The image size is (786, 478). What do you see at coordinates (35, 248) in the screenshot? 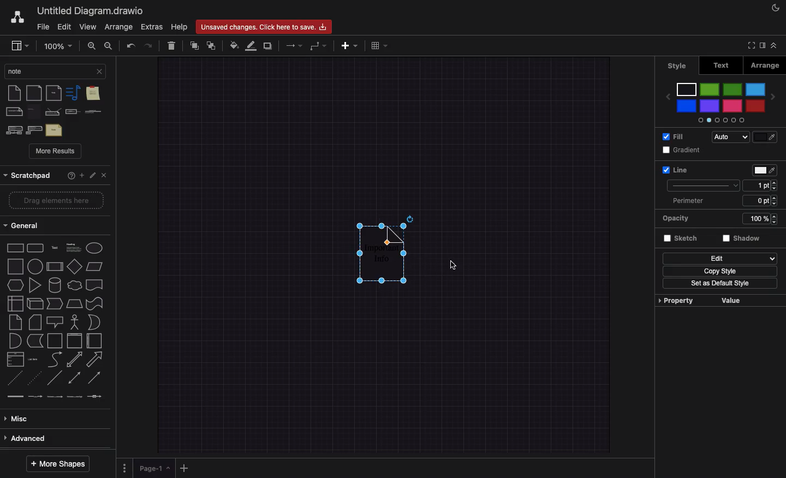
I see `rounded rectangle` at bounding box center [35, 248].